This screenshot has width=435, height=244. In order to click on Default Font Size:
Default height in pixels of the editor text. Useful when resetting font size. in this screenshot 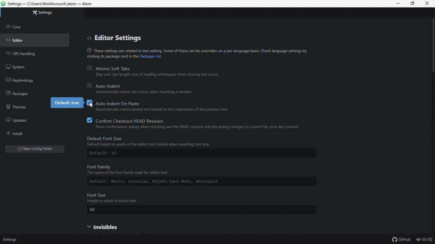, I will do `click(197, 141)`.